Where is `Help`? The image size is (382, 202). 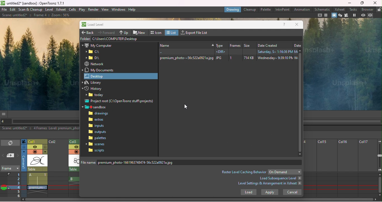
Help is located at coordinates (284, 25).